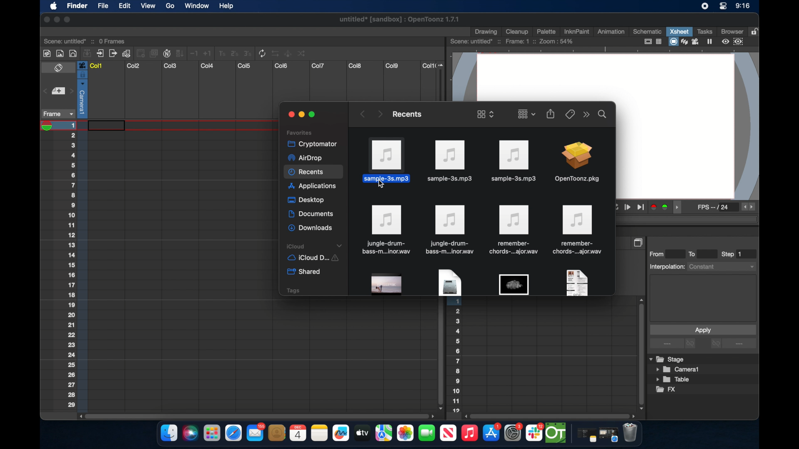 The height and width of the screenshot is (449, 799). What do you see at coordinates (293, 290) in the screenshot?
I see `tags` at bounding box center [293, 290].